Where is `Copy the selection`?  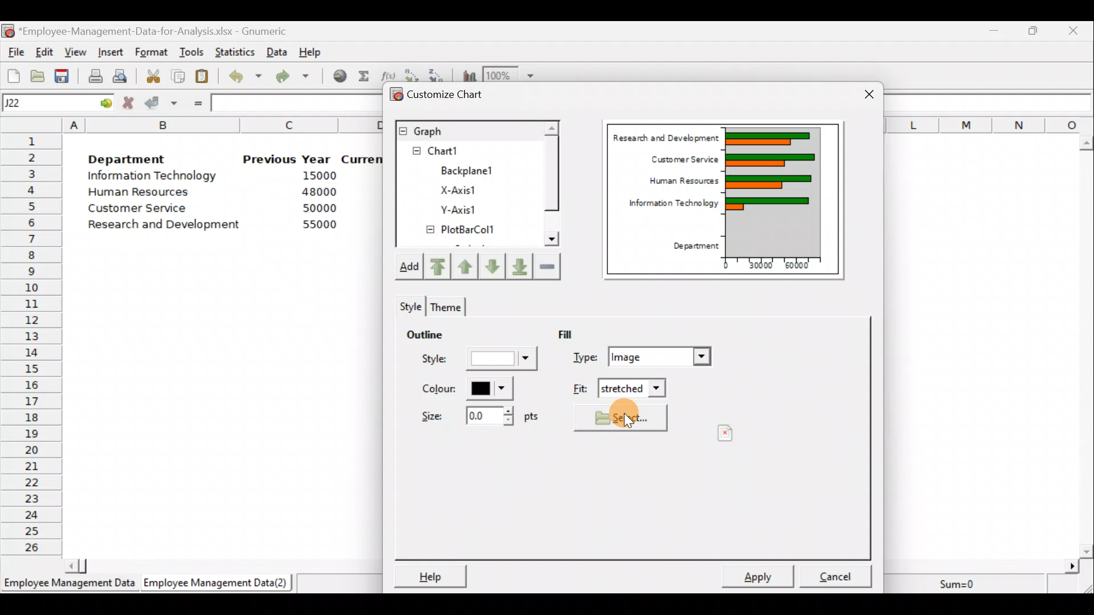 Copy the selection is located at coordinates (181, 76).